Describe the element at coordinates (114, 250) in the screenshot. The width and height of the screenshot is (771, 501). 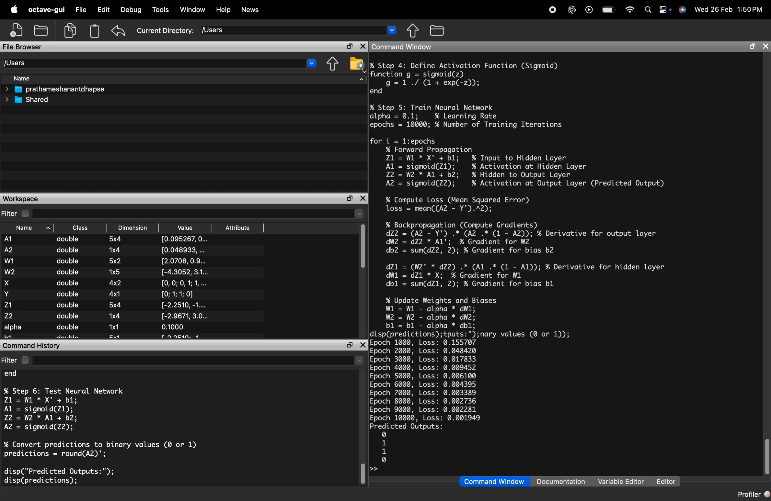
I see `1x4` at that location.